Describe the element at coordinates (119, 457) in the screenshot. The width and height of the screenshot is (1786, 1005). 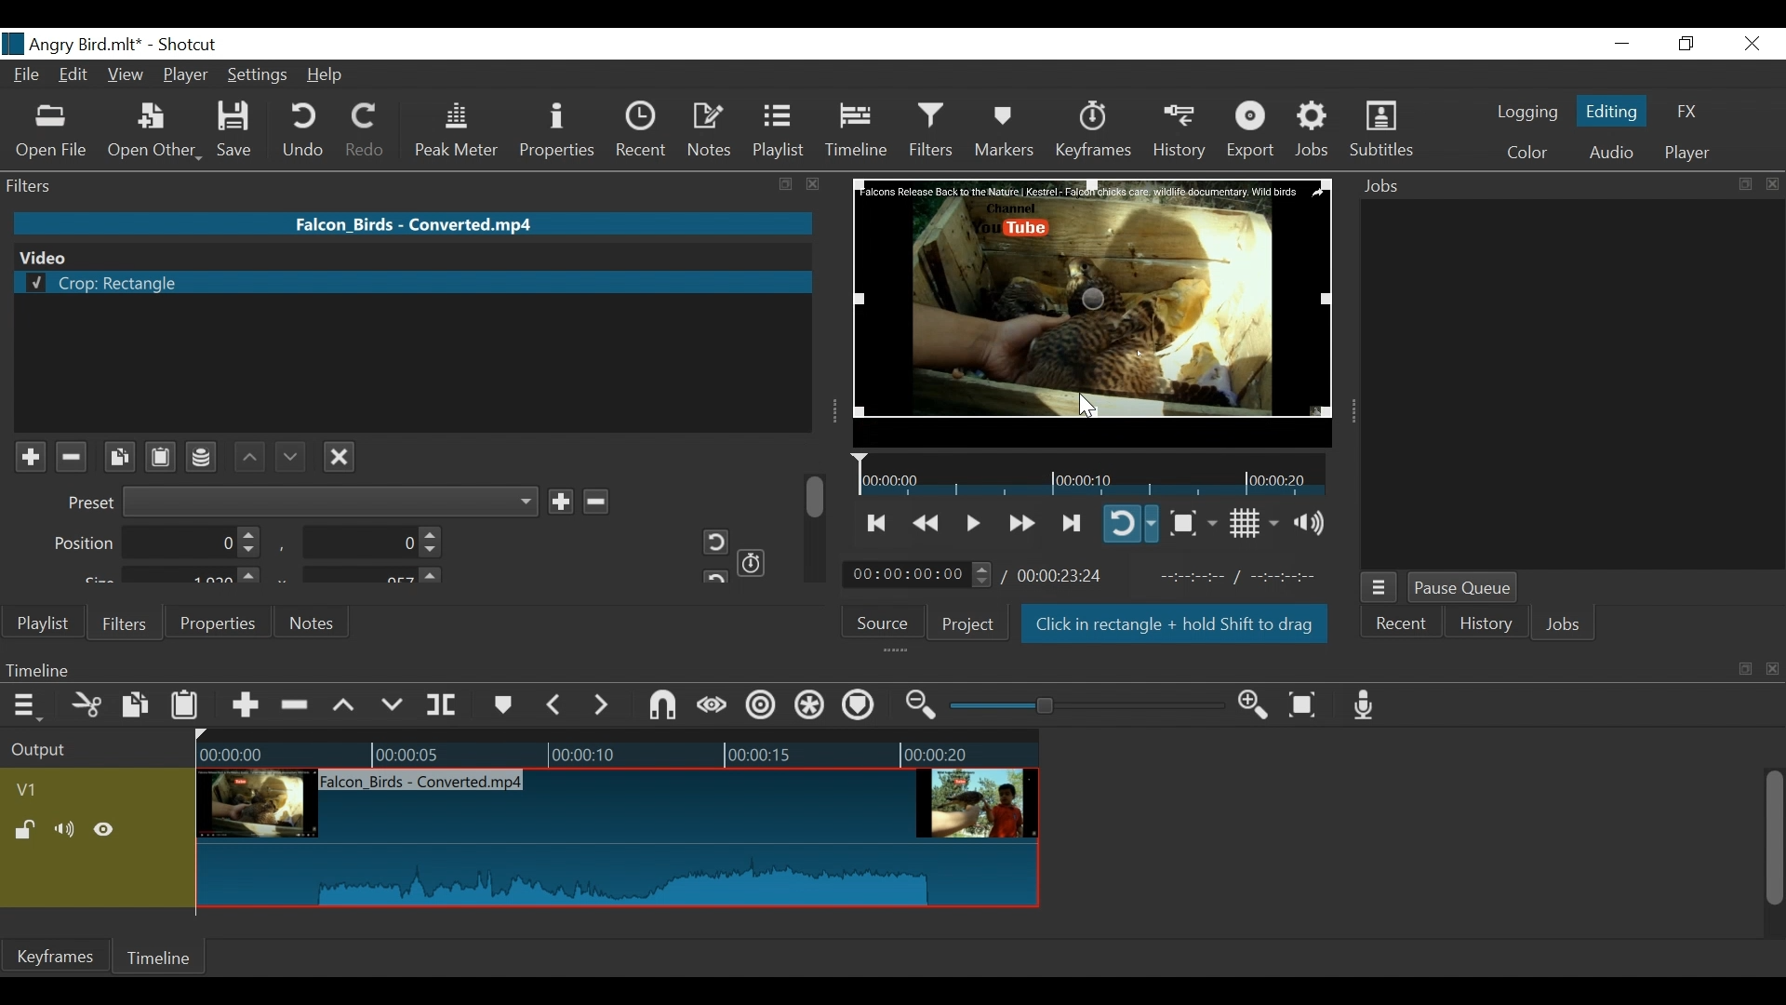
I see `Copy` at that location.